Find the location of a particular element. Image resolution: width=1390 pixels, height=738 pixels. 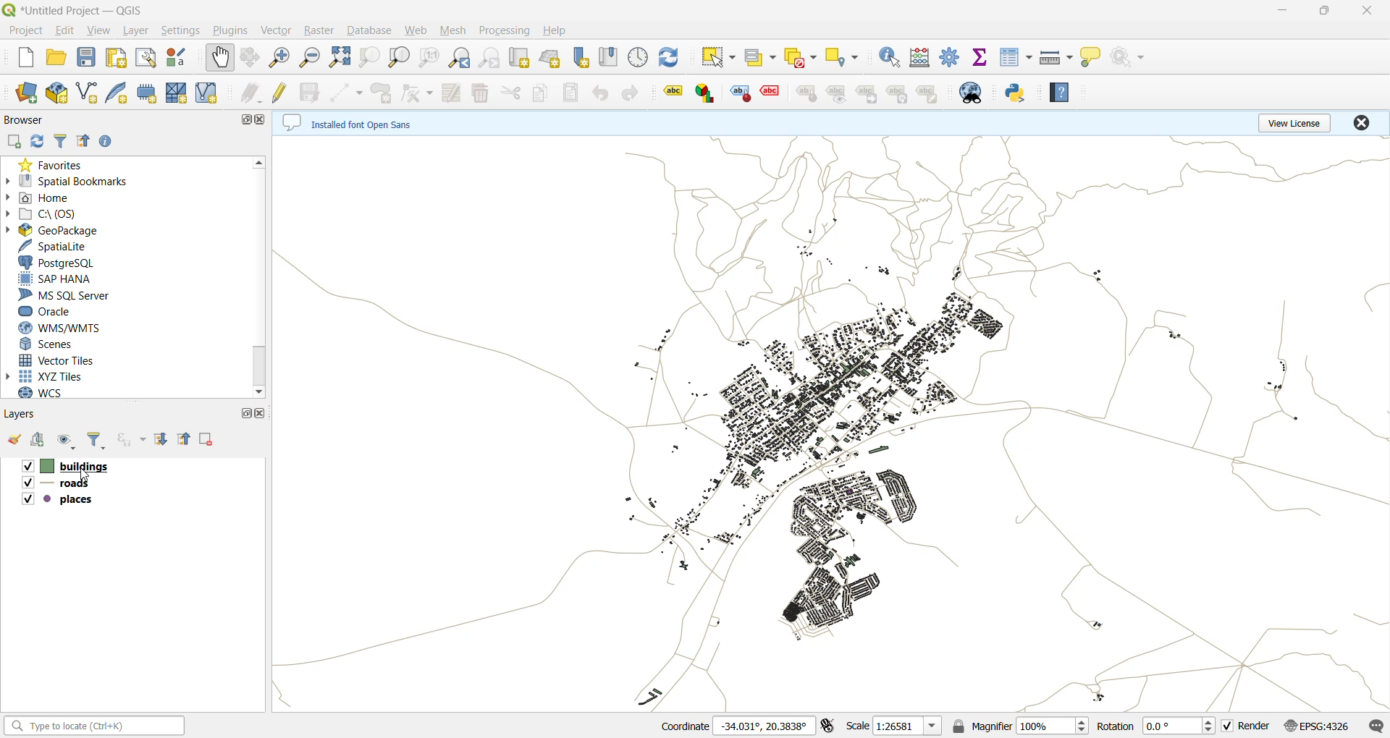

rotate a label is located at coordinates (902, 93).